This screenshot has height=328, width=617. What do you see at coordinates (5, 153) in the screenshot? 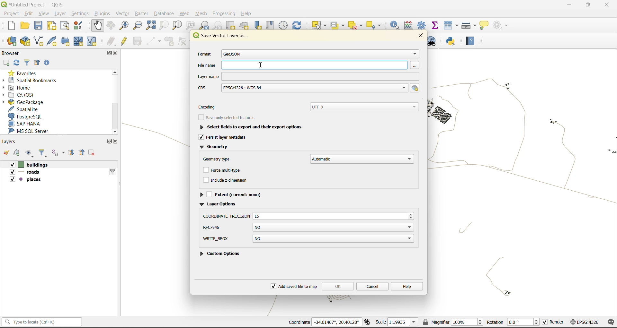
I see `open` at bounding box center [5, 153].